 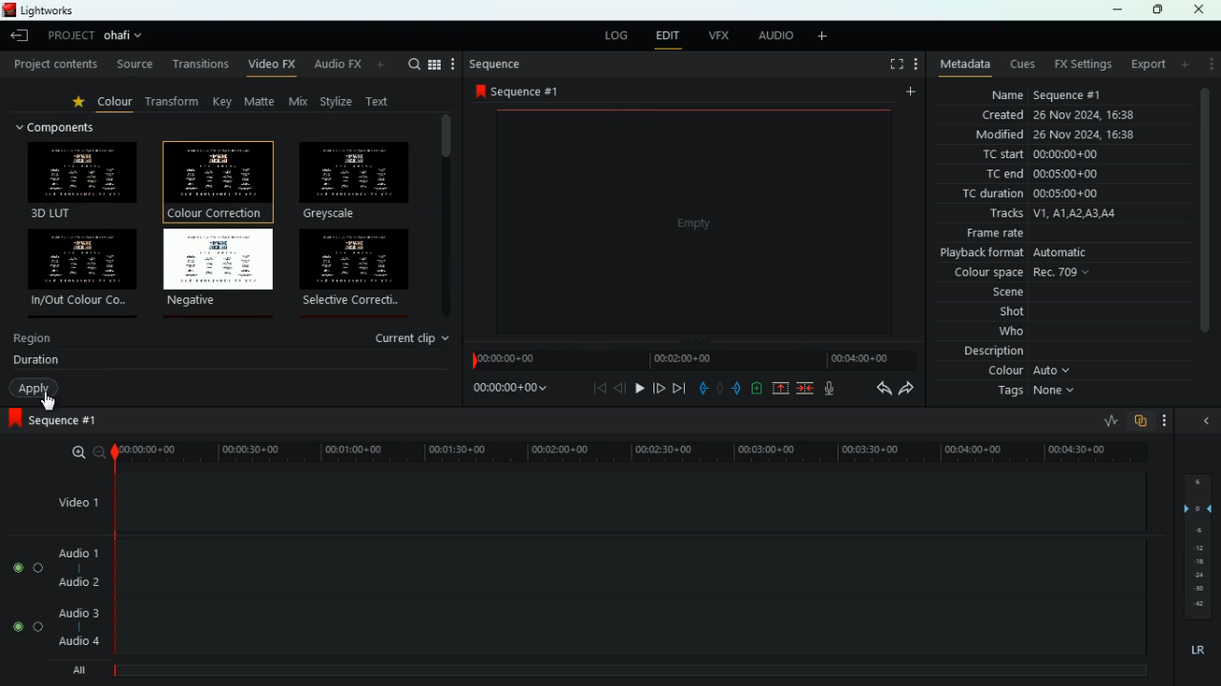 What do you see at coordinates (507, 391) in the screenshot?
I see `time` at bounding box center [507, 391].